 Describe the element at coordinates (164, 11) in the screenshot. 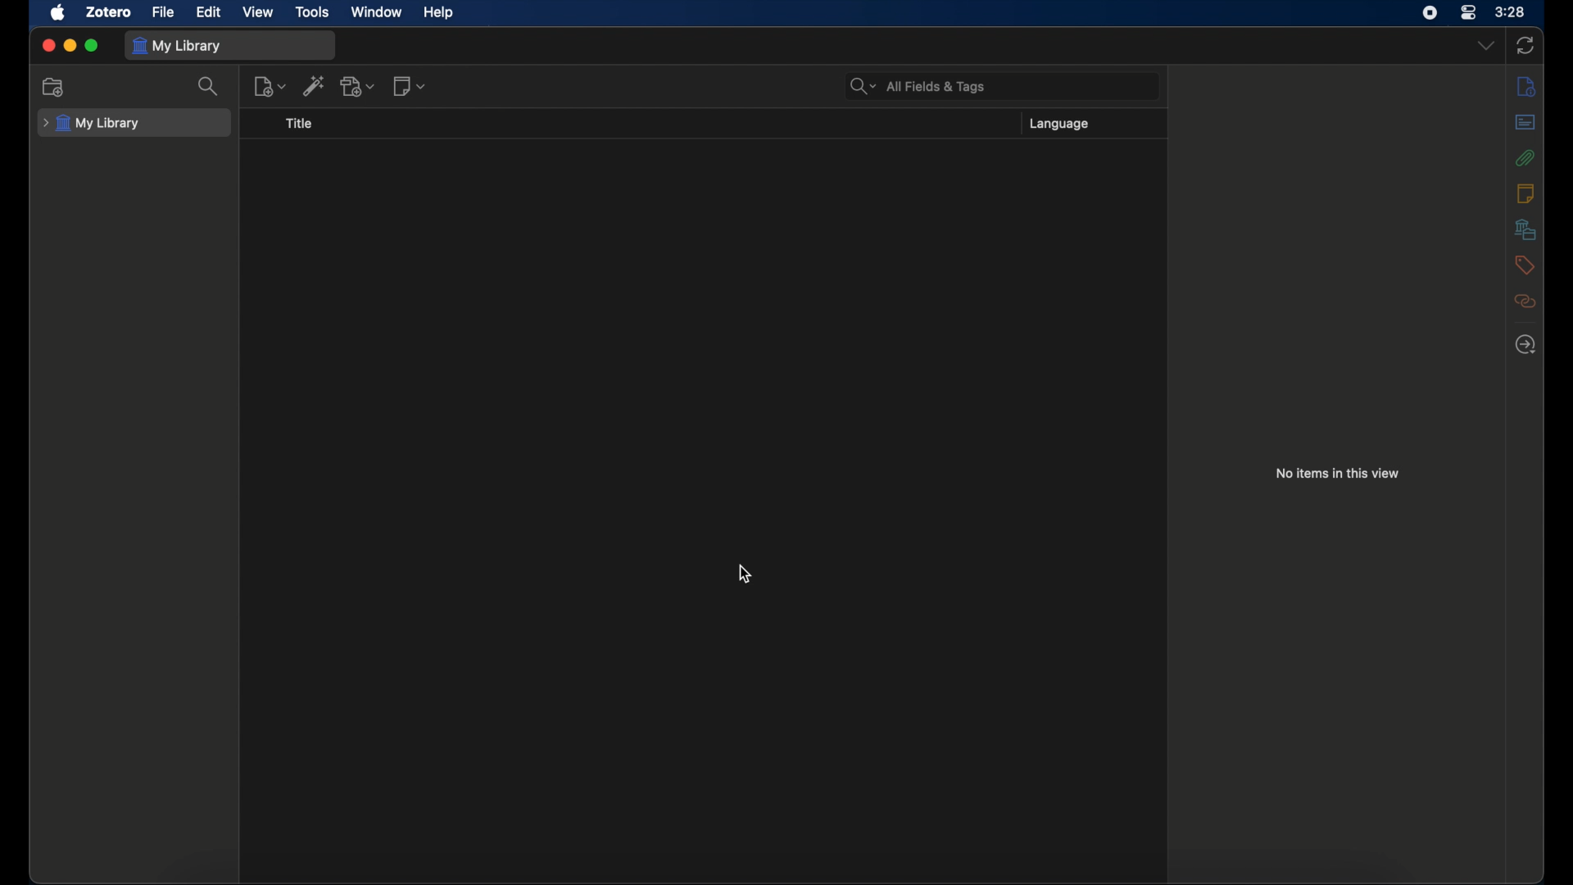

I see `file` at that location.